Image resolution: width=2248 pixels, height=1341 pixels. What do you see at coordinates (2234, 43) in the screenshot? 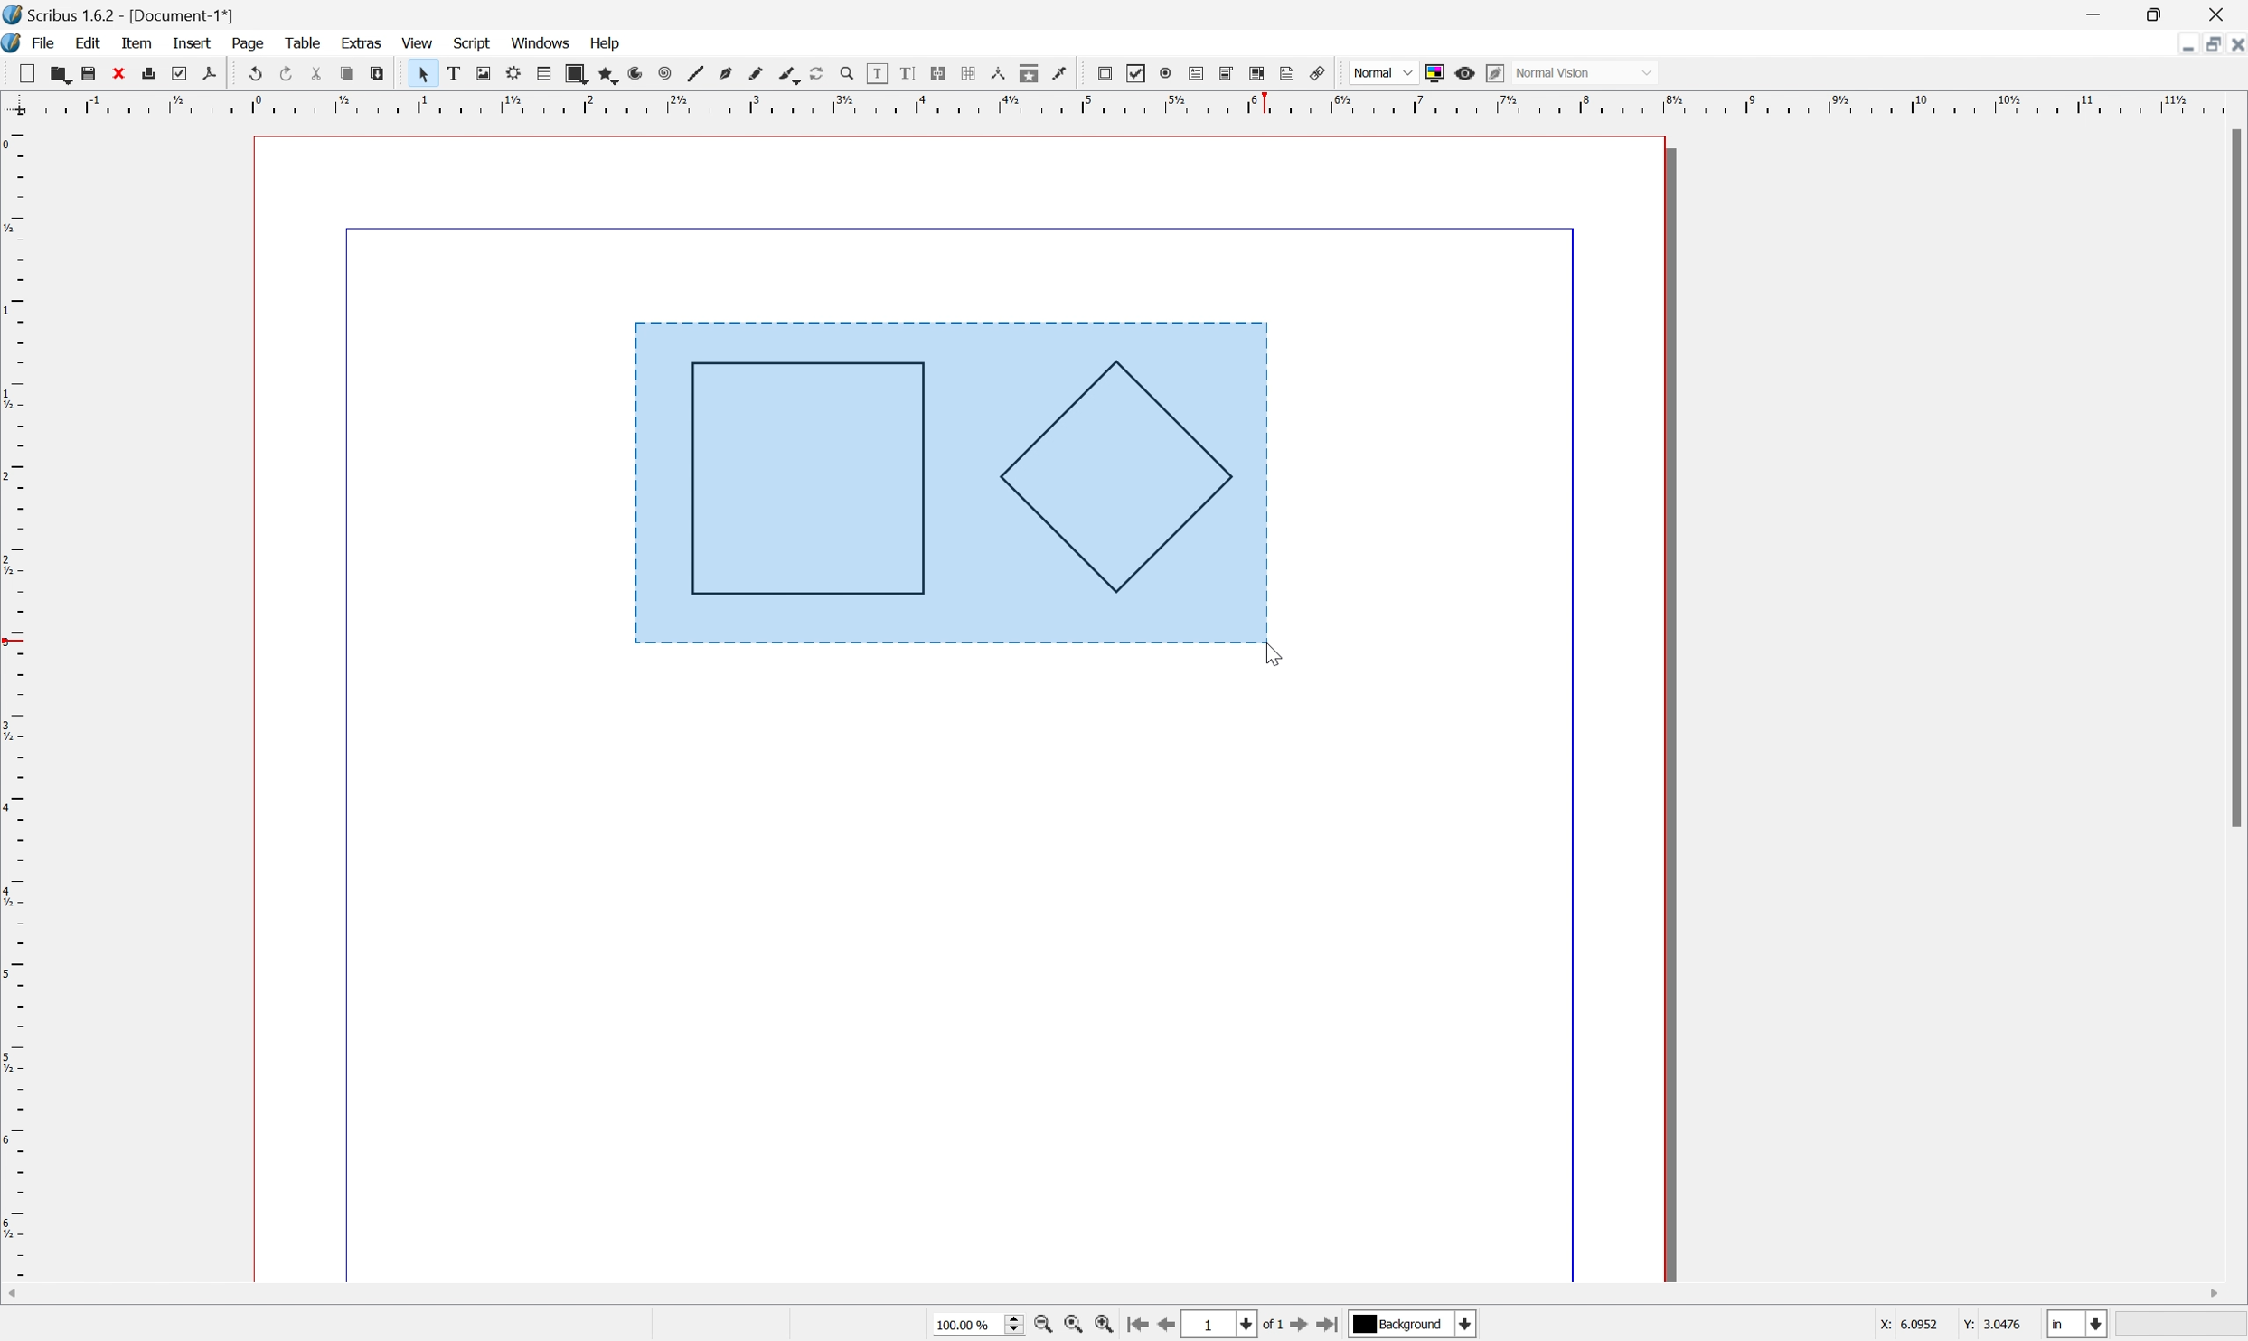
I see `Close` at bounding box center [2234, 43].